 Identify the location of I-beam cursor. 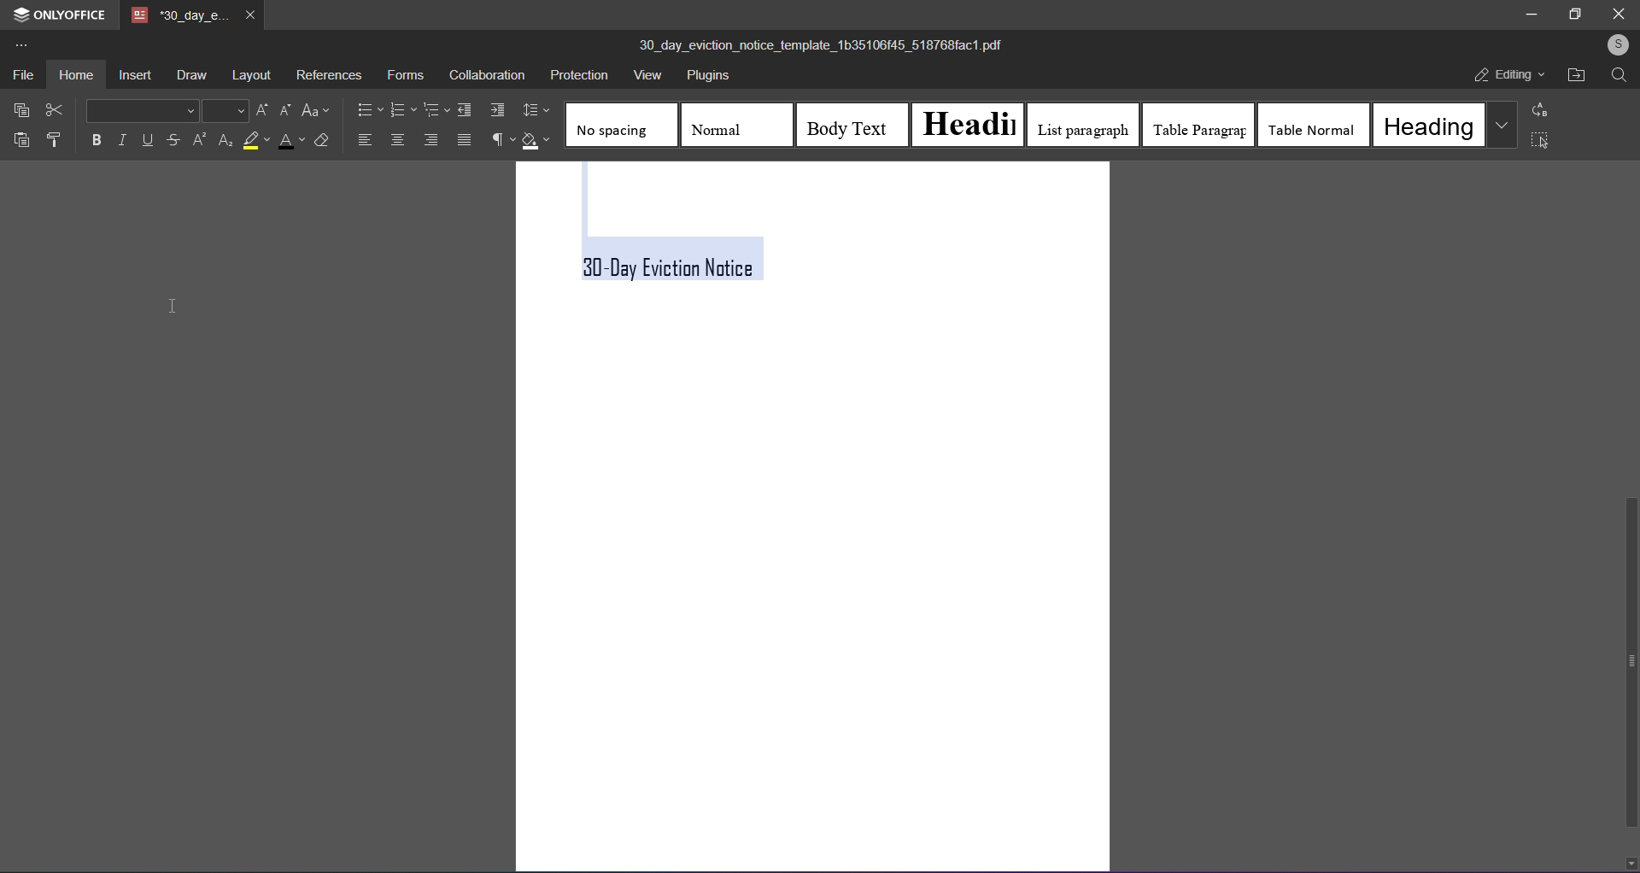
(171, 306).